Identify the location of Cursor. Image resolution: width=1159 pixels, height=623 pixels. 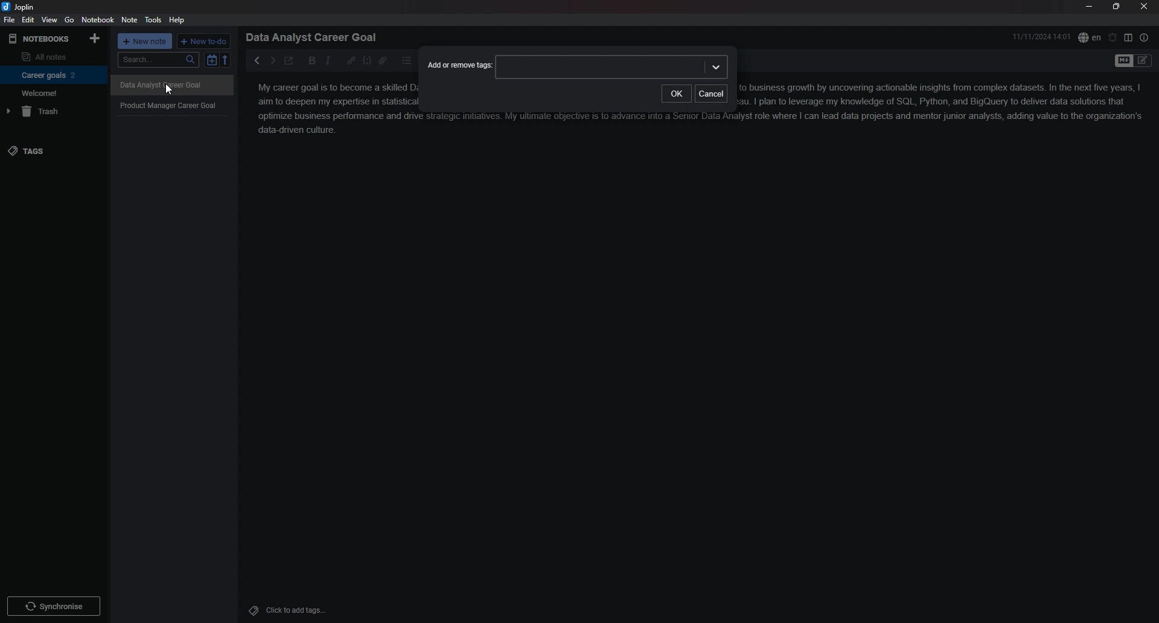
(168, 91).